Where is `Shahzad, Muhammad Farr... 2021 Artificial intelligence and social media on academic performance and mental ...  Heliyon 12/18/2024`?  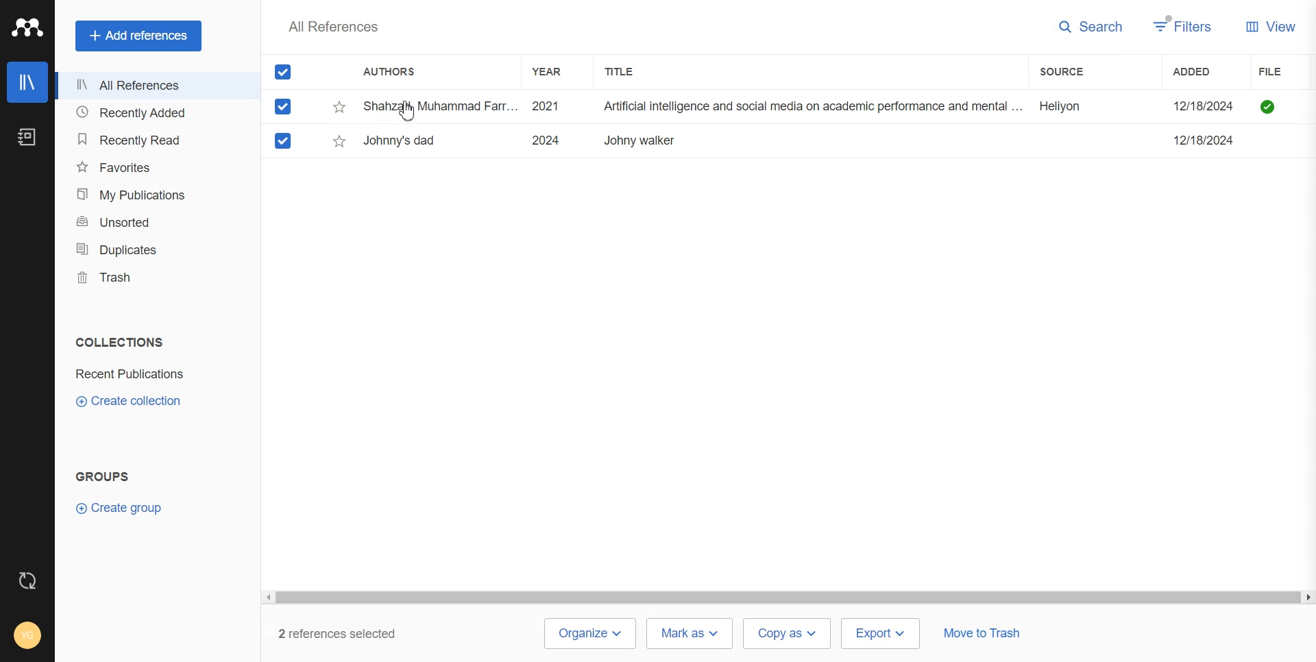 Shahzad, Muhammad Farr... 2021 Artificial intelligence and social media on academic performance and mental ...  Heliyon 12/18/2024 is located at coordinates (804, 107).